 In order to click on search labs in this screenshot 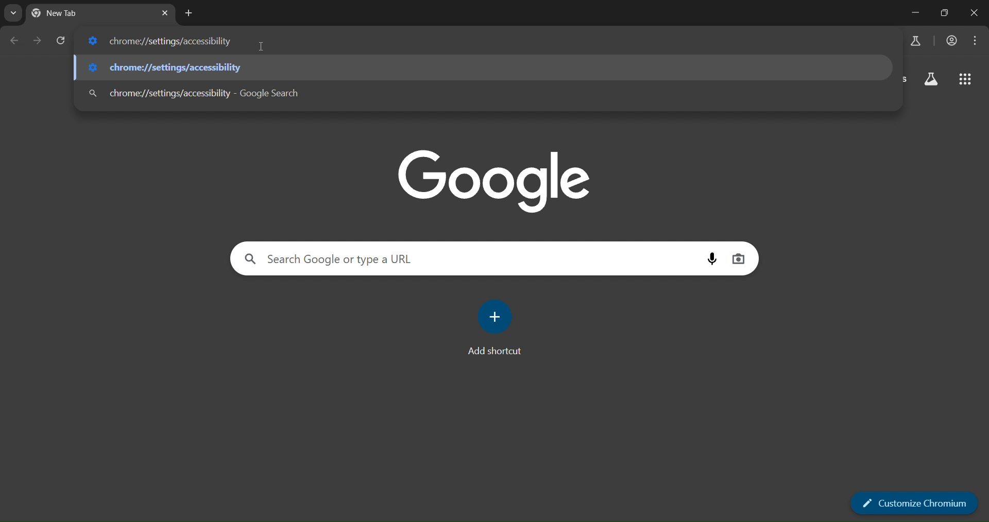, I will do `click(931, 78)`.